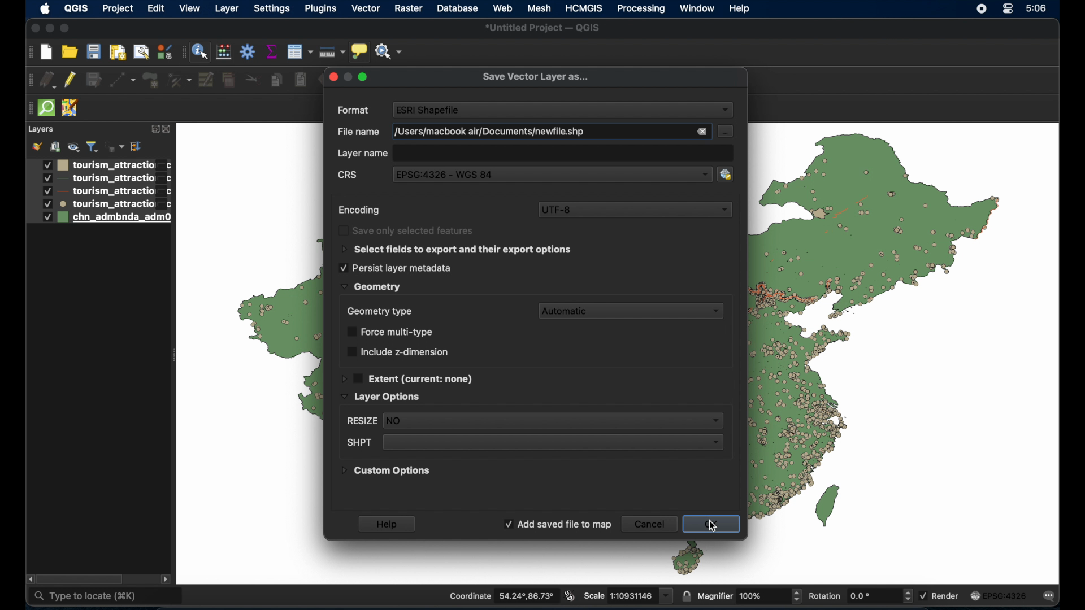 Image resolution: width=1085 pixels, height=610 pixels. Describe the element at coordinates (715, 523) in the screenshot. I see `cursor` at that location.